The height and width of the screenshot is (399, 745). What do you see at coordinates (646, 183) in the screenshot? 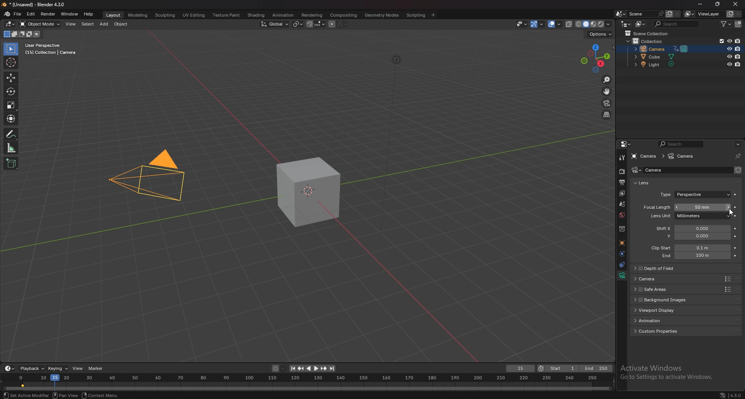
I see `lens` at bounding box center [646, 183].